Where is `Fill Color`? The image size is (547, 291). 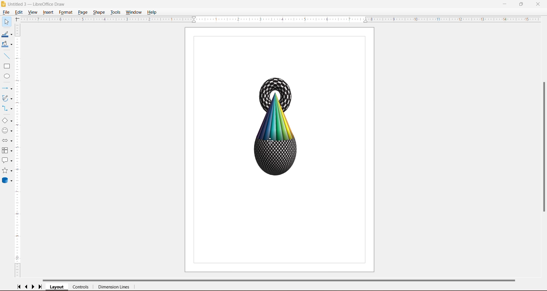 Fill Color is located at coordinates (7, 45).